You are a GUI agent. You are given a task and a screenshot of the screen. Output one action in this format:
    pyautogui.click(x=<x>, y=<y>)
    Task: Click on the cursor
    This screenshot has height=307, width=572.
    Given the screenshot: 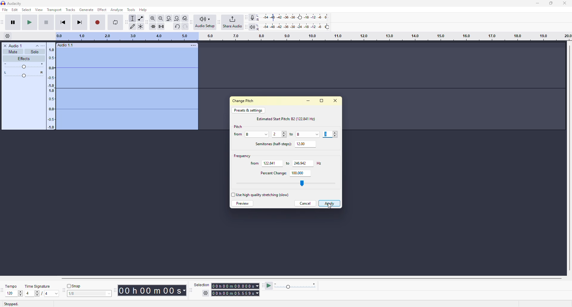 What is the action you would take?
    pyautogui.click(x=330, y=206)
    